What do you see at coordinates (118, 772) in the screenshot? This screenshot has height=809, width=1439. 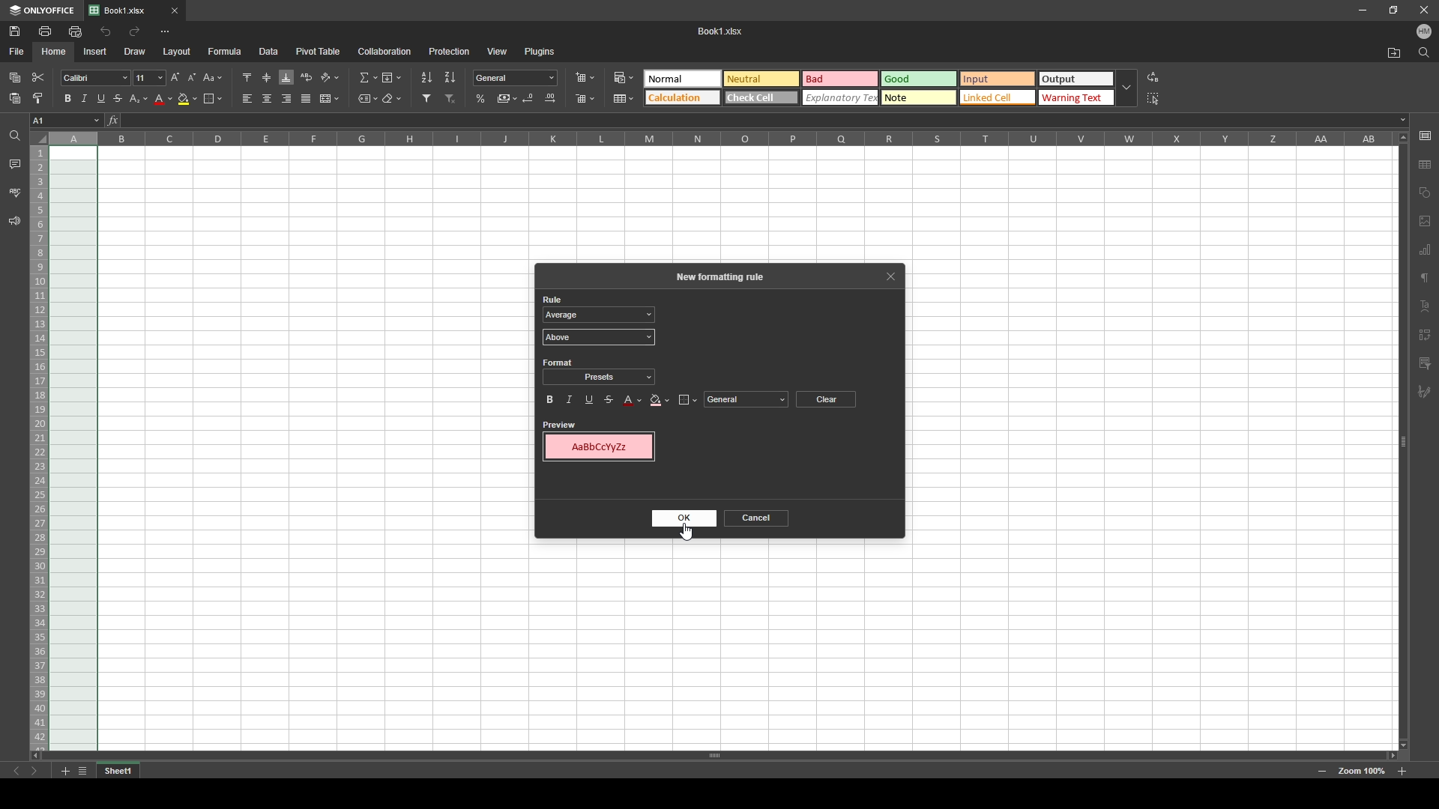 I see `tab` at bounding box center [118, 772].